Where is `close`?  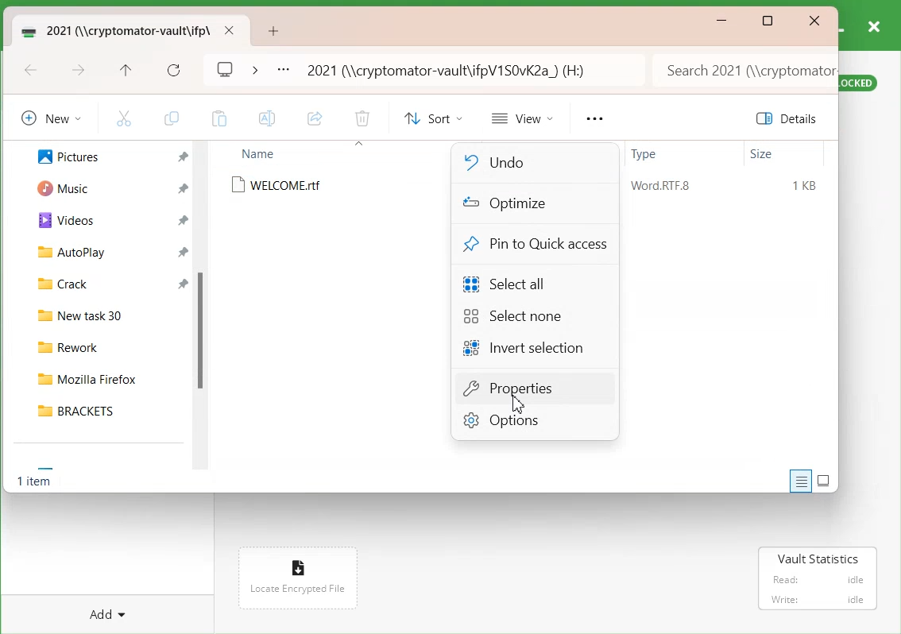 close is located at coordinates (873, 25).